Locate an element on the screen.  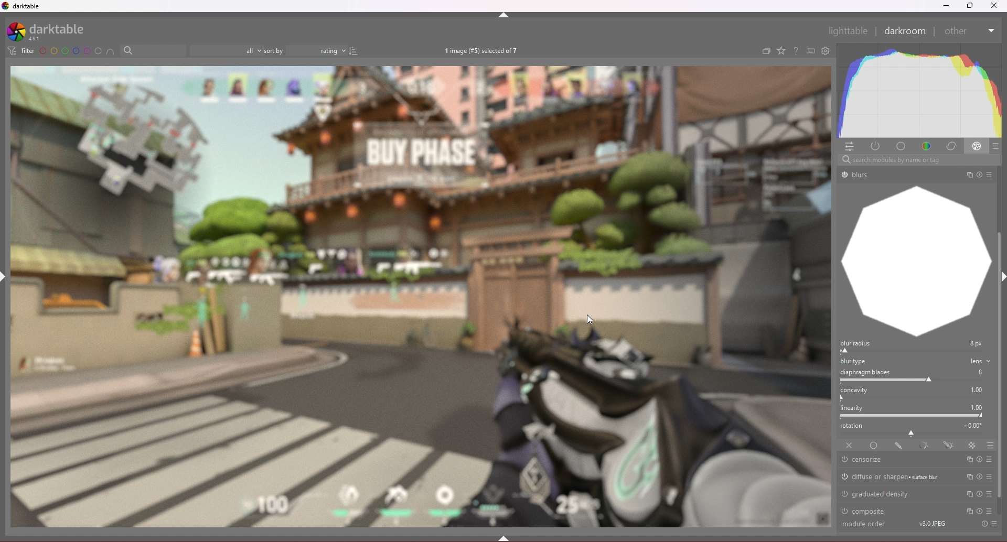
hide is located at coordinates (504, 15).